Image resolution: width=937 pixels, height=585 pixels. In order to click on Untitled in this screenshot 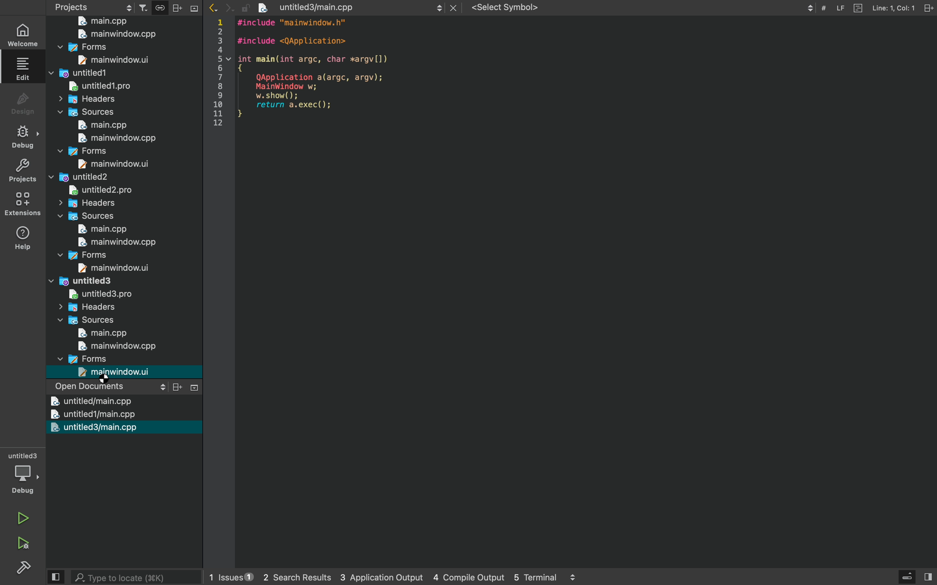, I will do `click(90, 295)`.